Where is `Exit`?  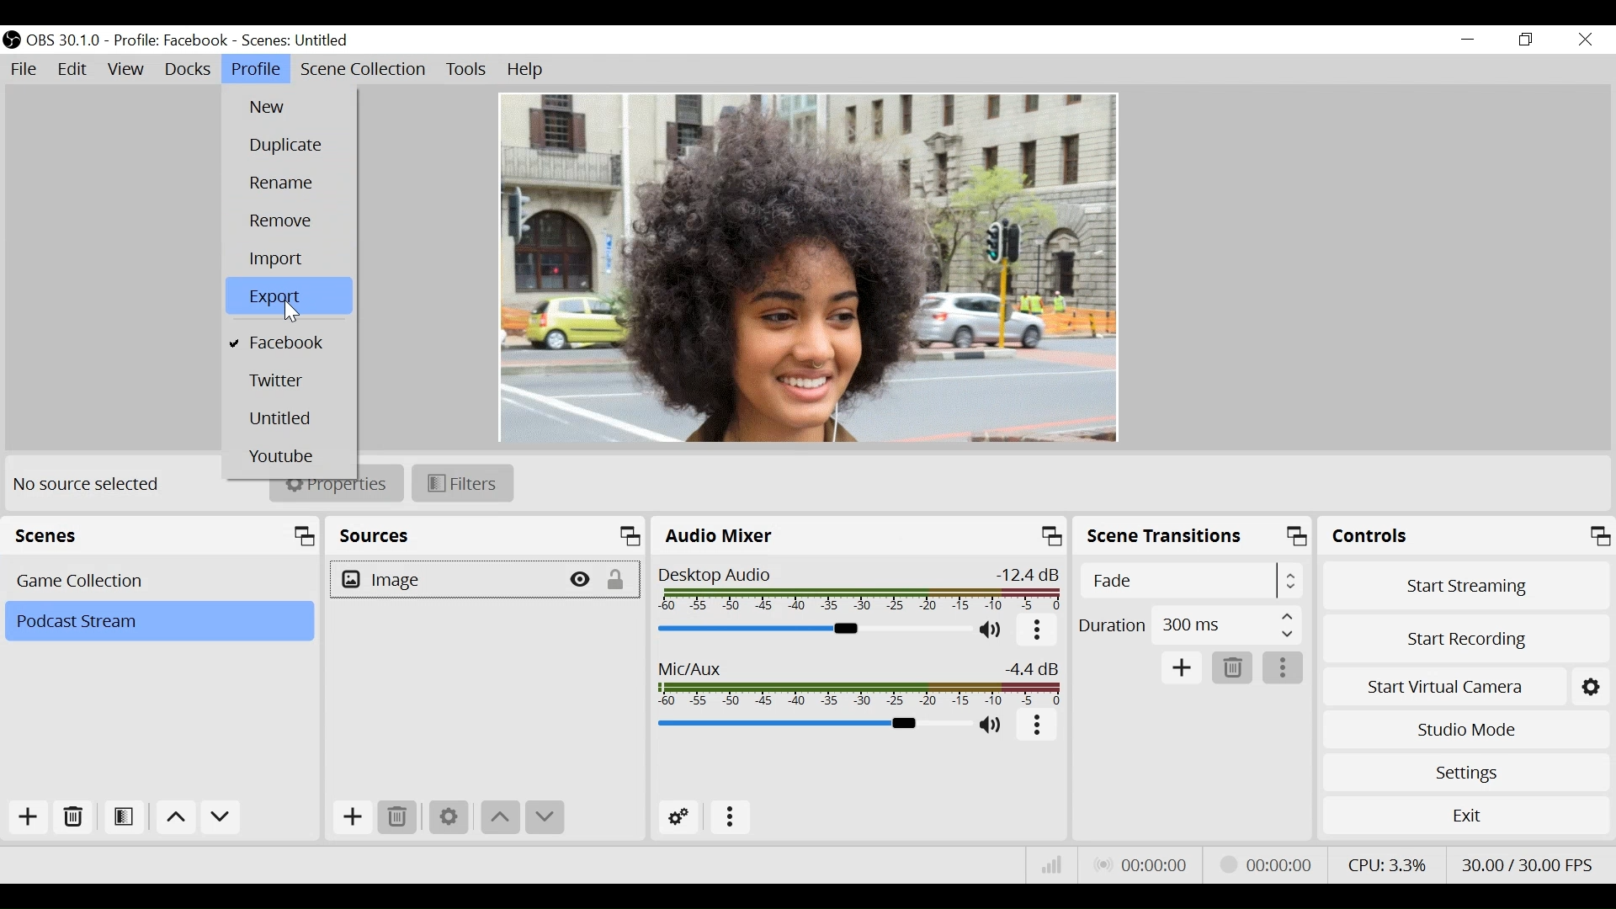 Exit is located at coordinates (1464, 814).